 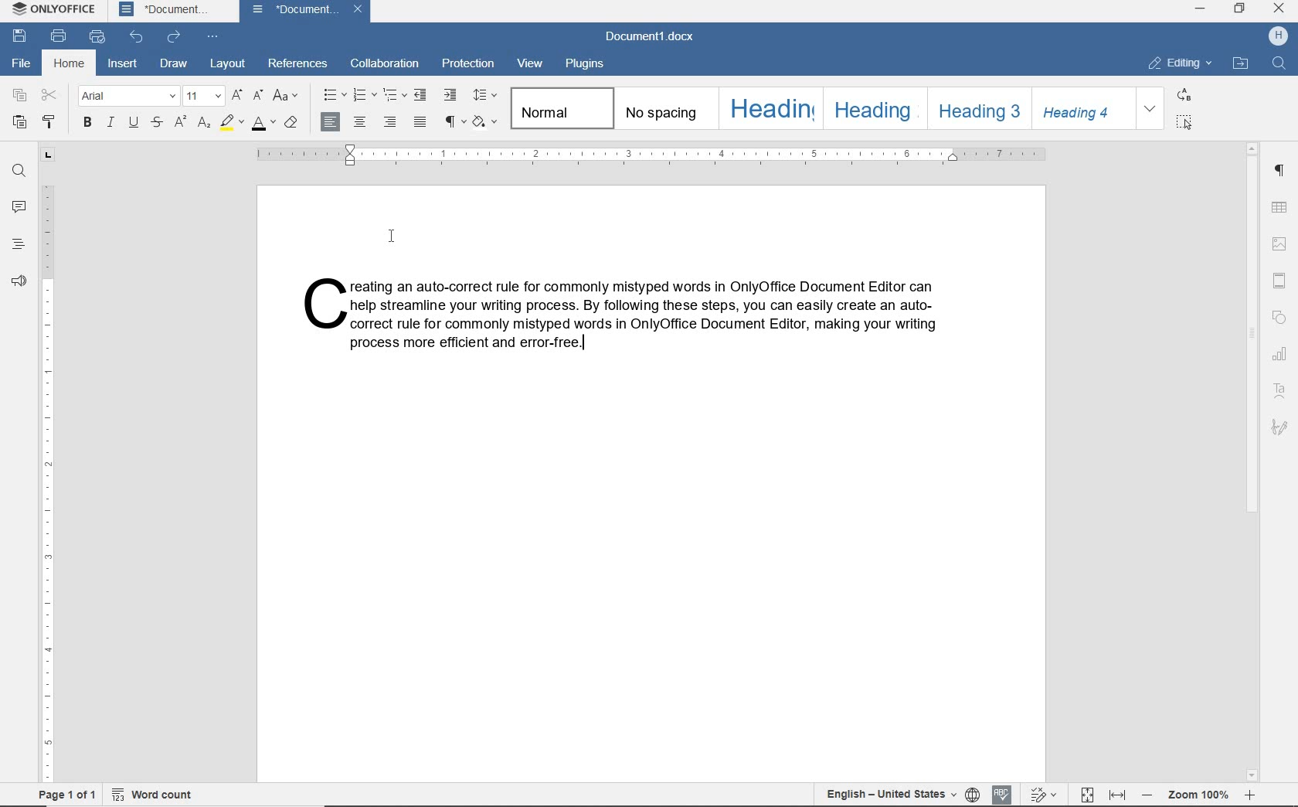 I want to click on VIEW, so click(x=534, y=64).